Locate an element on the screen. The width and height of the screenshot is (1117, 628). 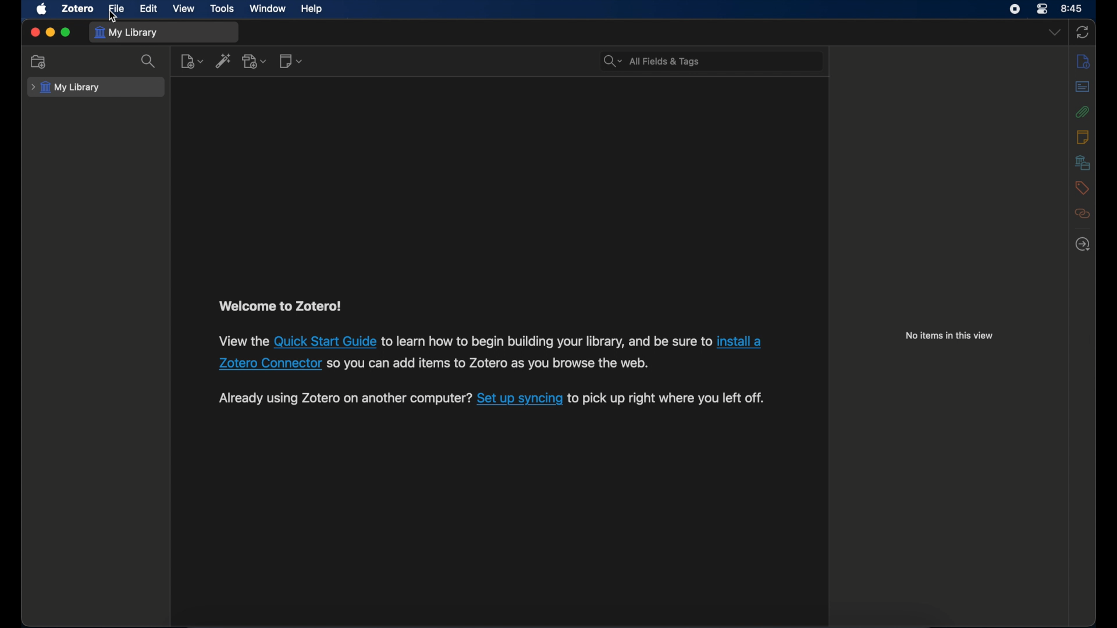
edit is located at coordinates (147, 9).